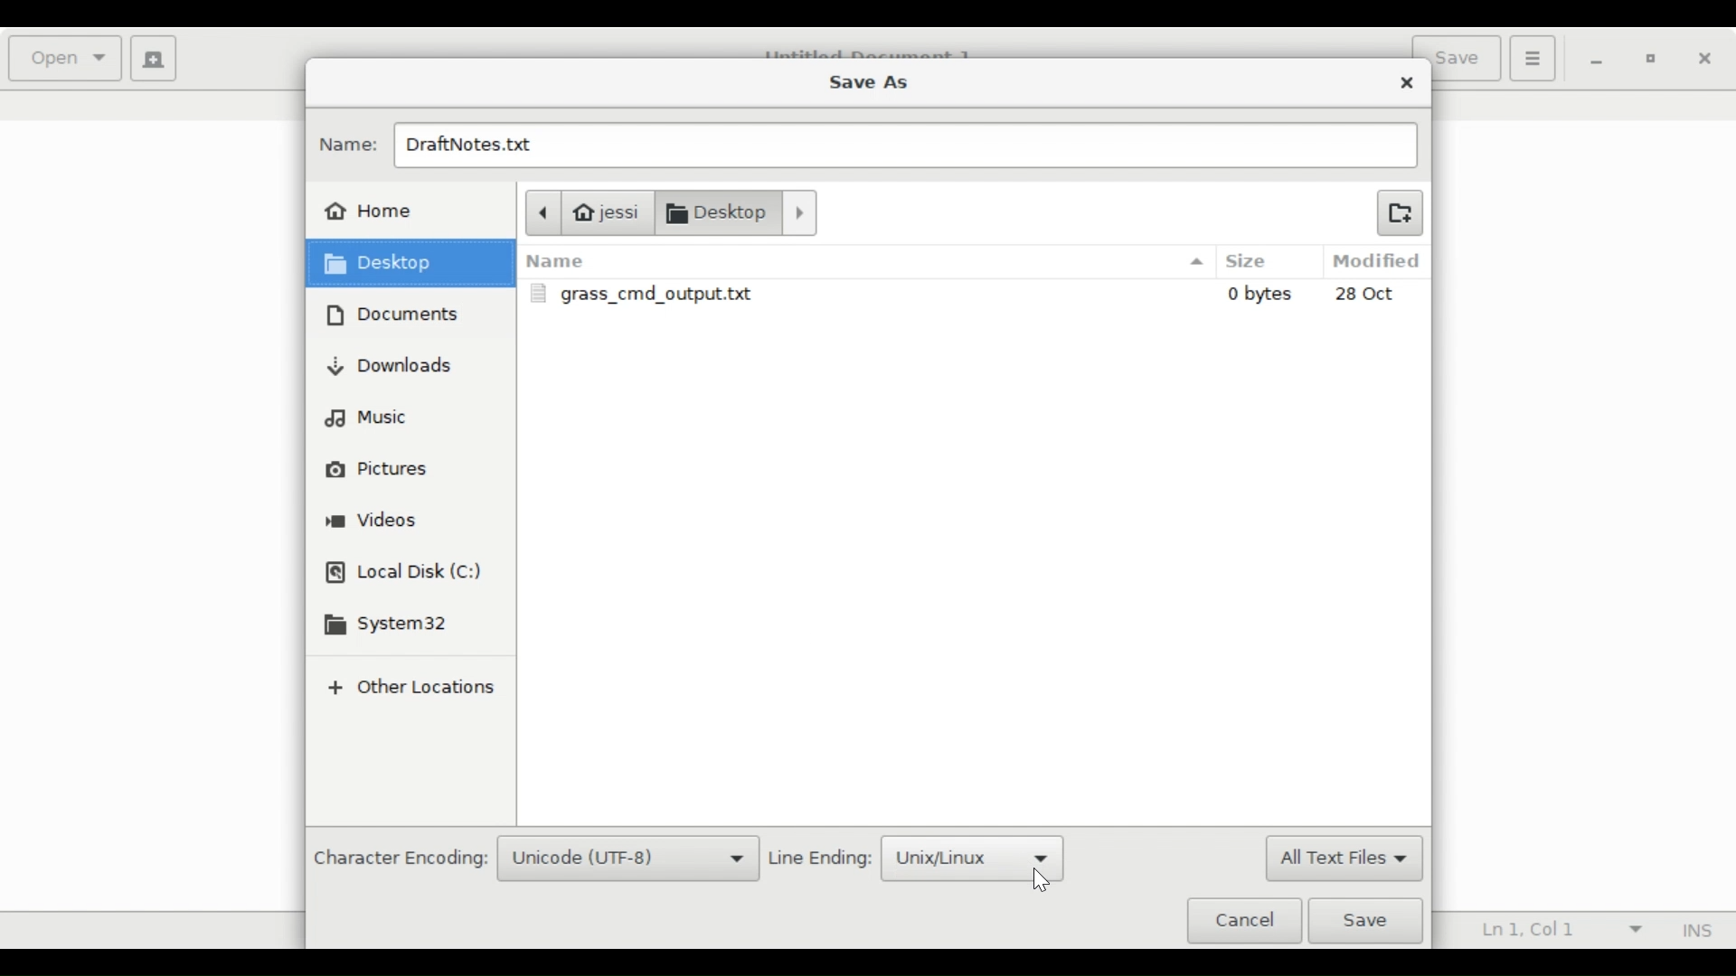 This screenshot has width=1736, height=976. I want to click on Insert Mode, so click(1694, 931).